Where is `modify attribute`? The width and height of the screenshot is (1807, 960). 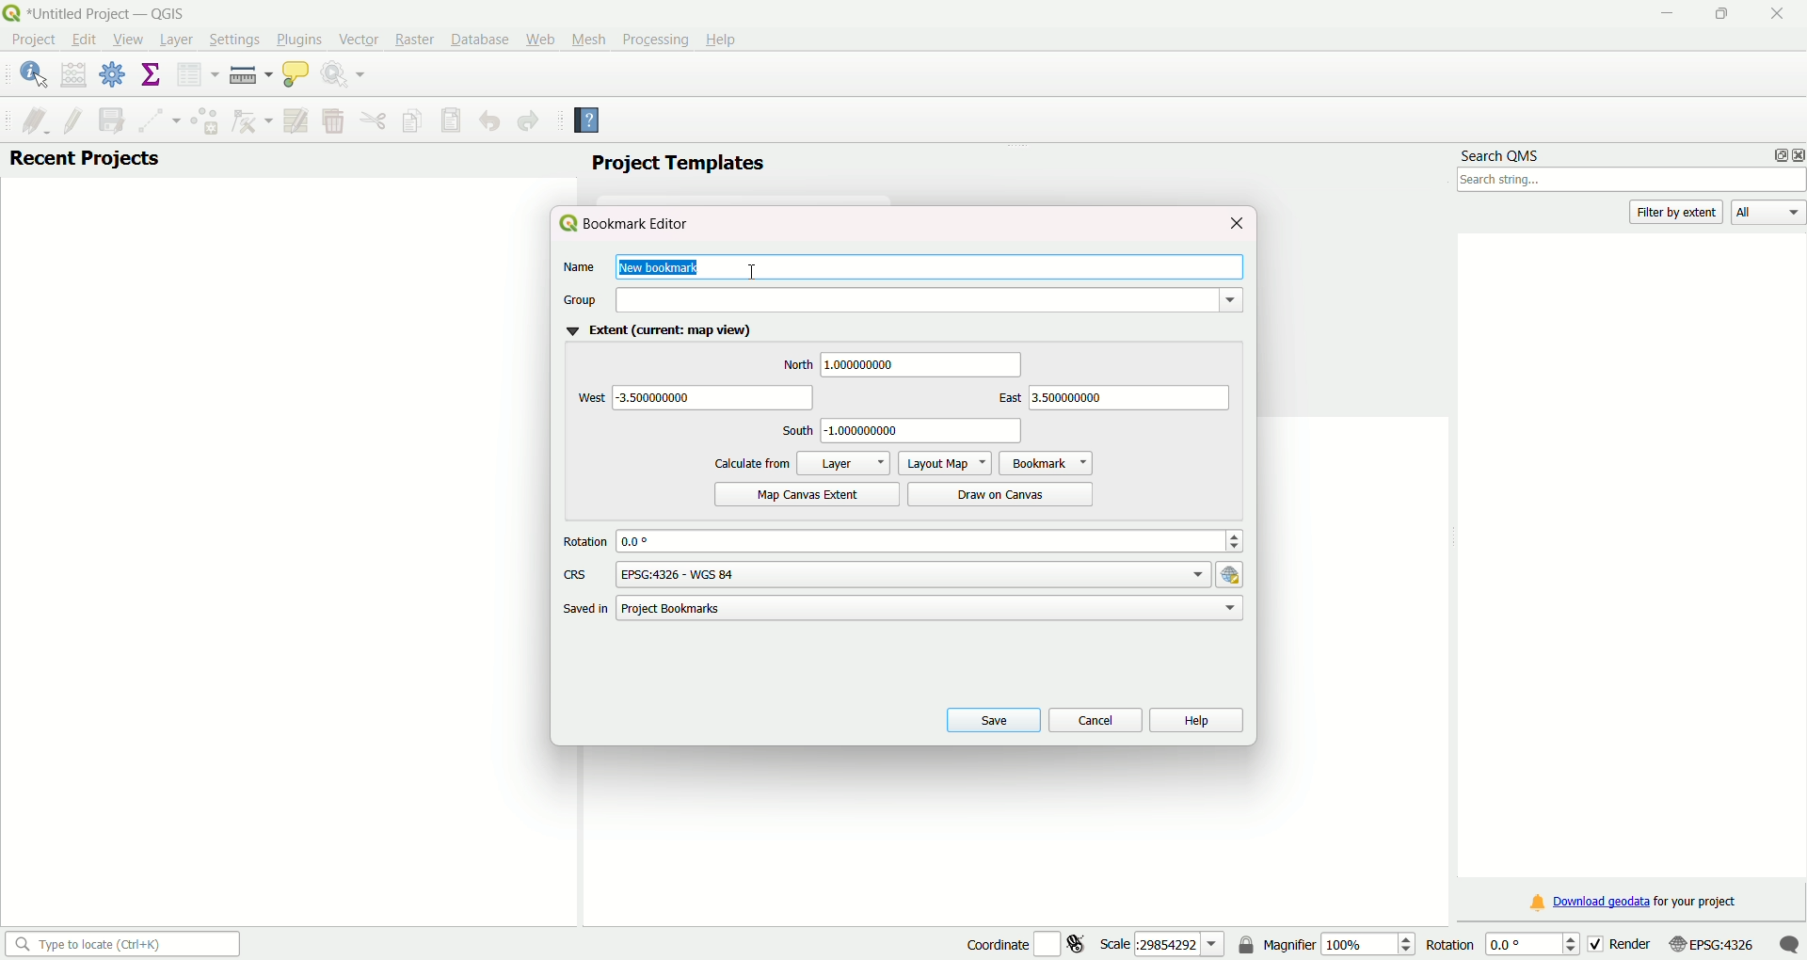
modify attribute is located at coordinates (296, 120).